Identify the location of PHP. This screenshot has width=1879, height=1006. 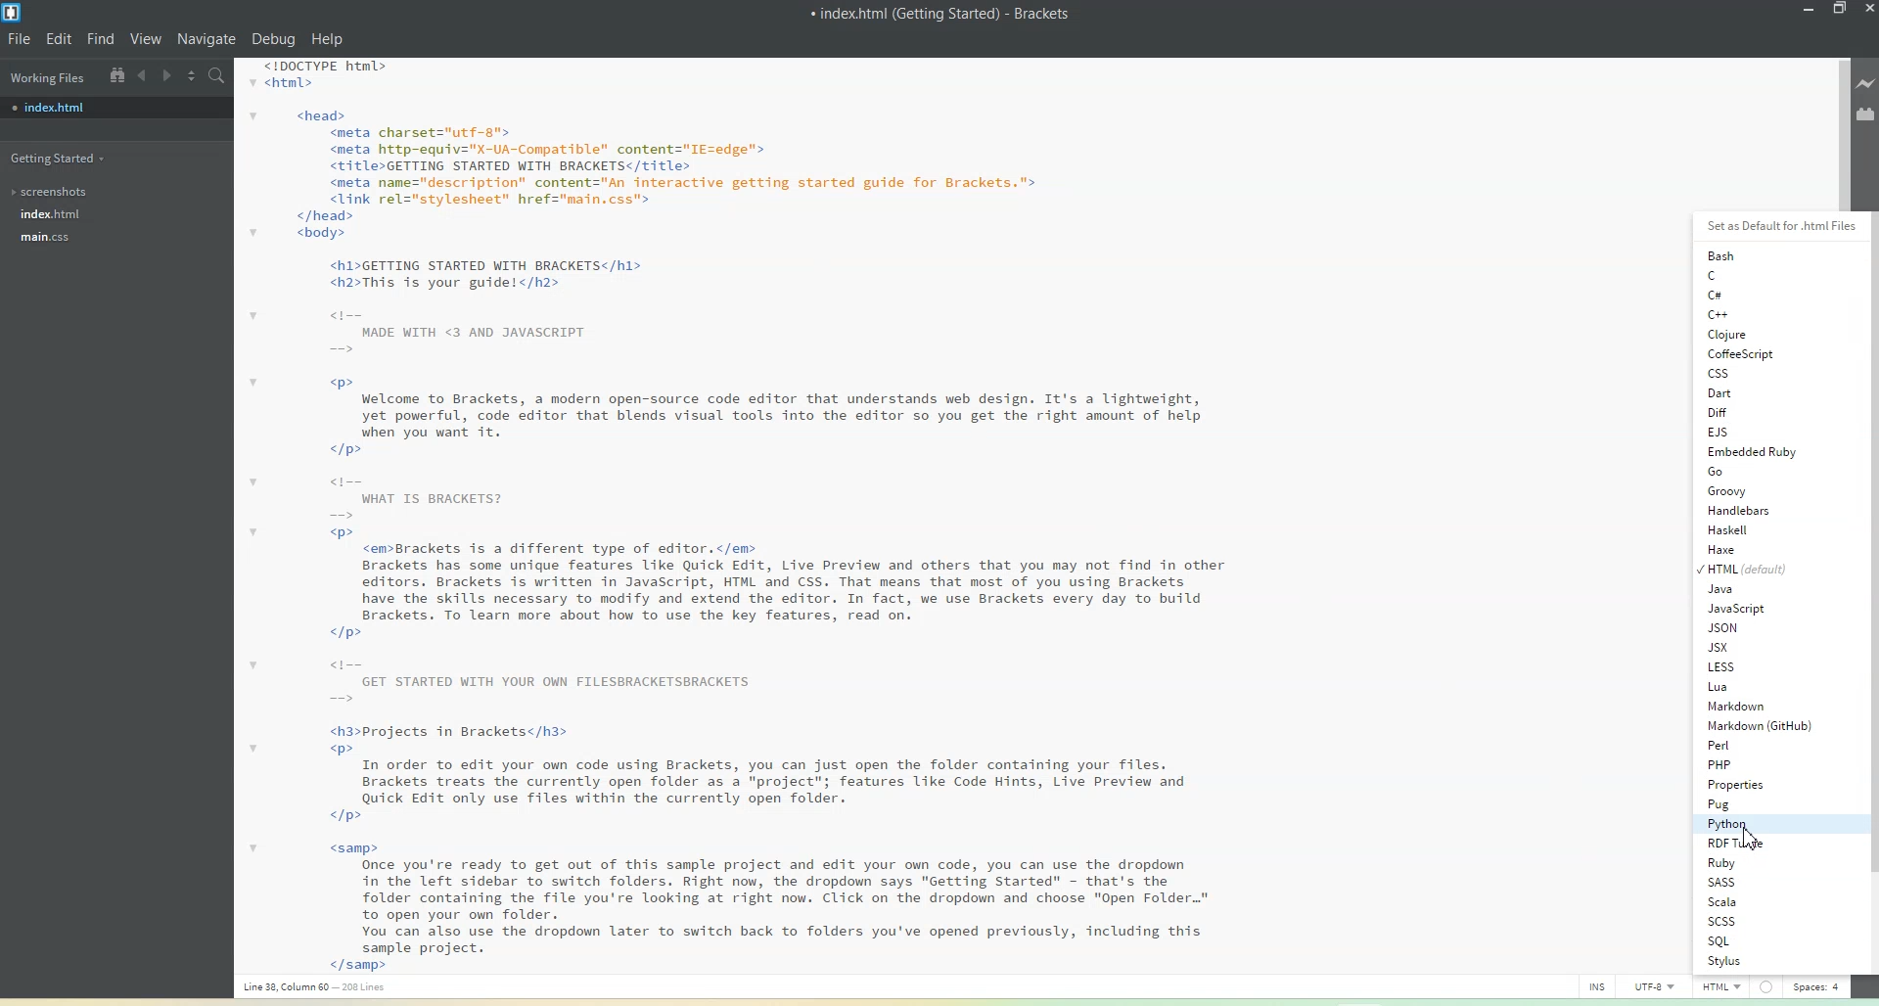
(1761, 764).